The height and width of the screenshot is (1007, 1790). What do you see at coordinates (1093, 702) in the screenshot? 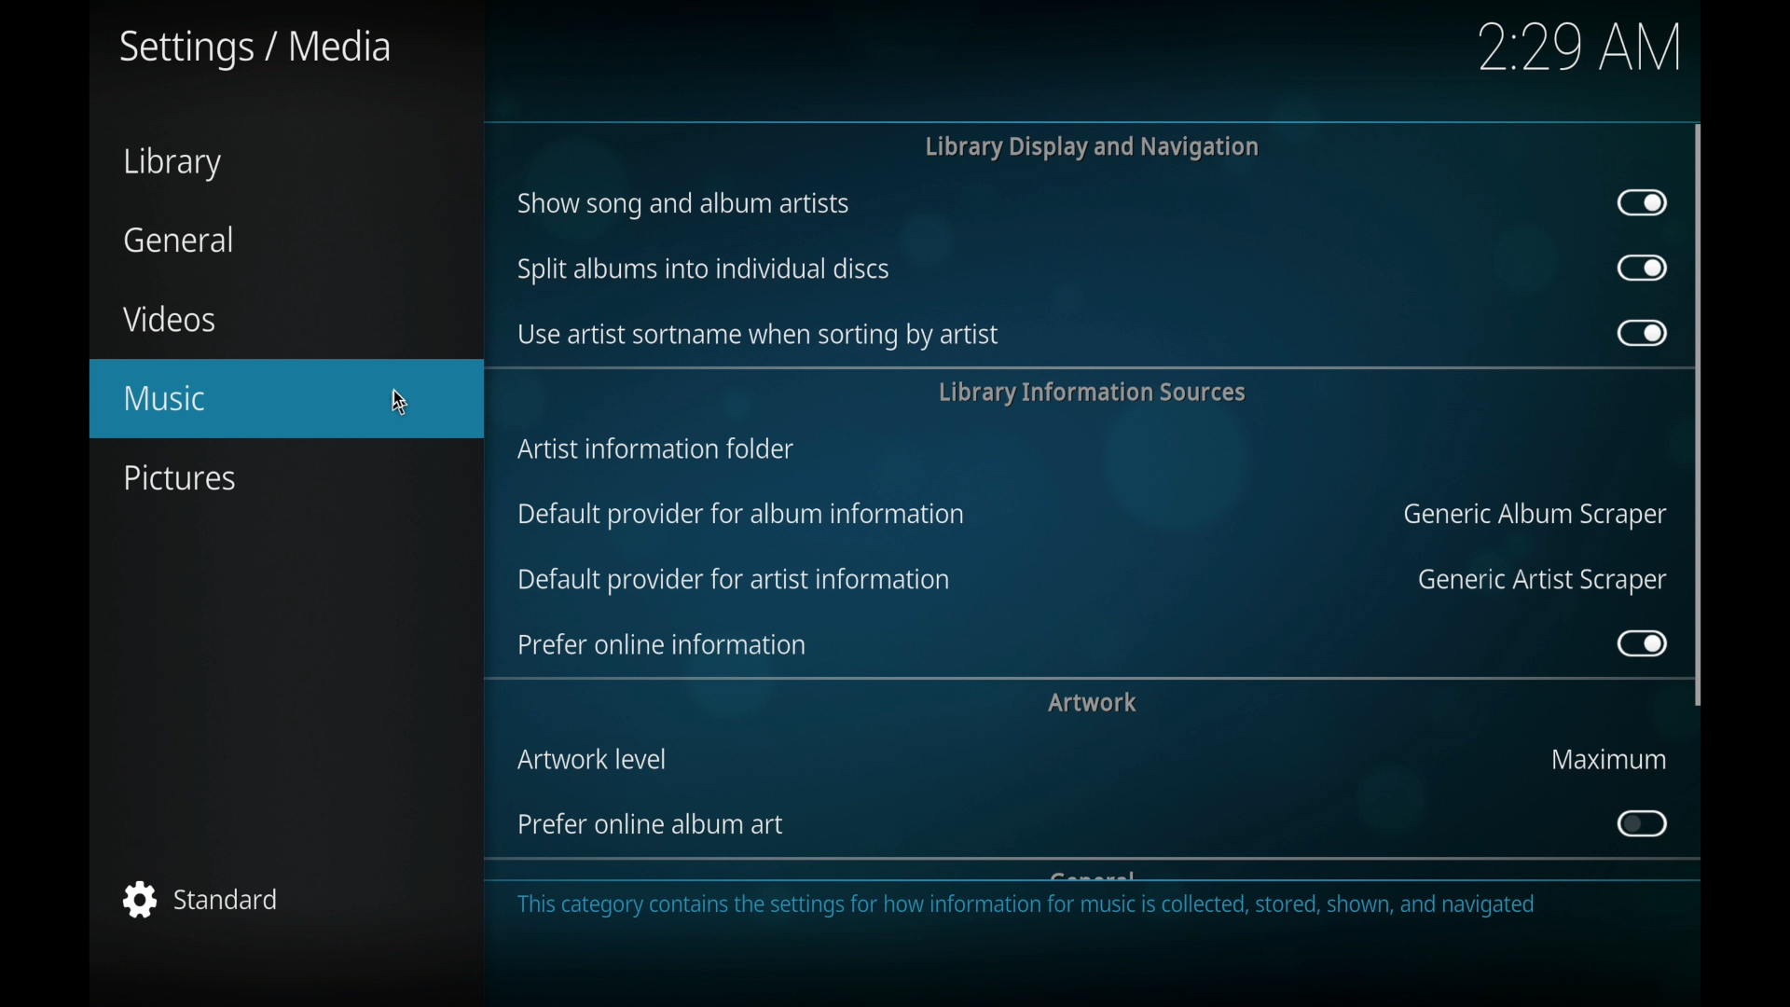
I see `artwork` at bounding box center [1093, 702].